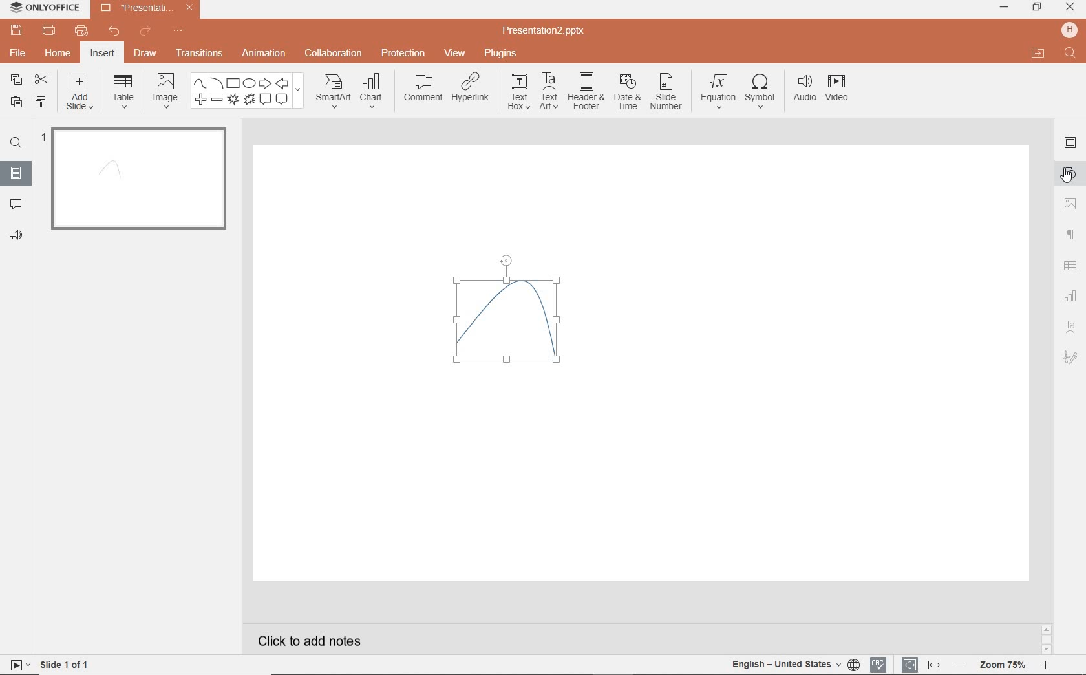  What do you see at coordinates (19, 31) in the screenshot?
I see `SAVE` at bounding box center [19, 31].